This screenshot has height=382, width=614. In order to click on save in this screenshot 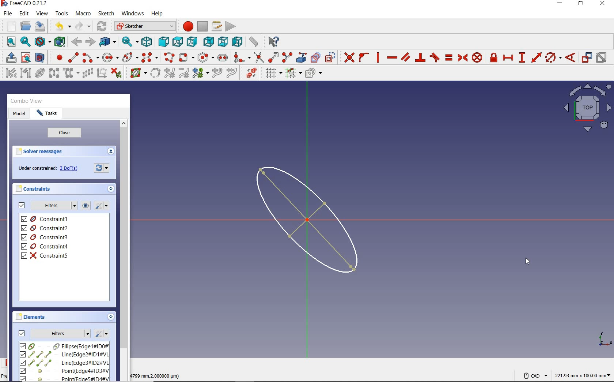, I will do `click(39, 26)`.